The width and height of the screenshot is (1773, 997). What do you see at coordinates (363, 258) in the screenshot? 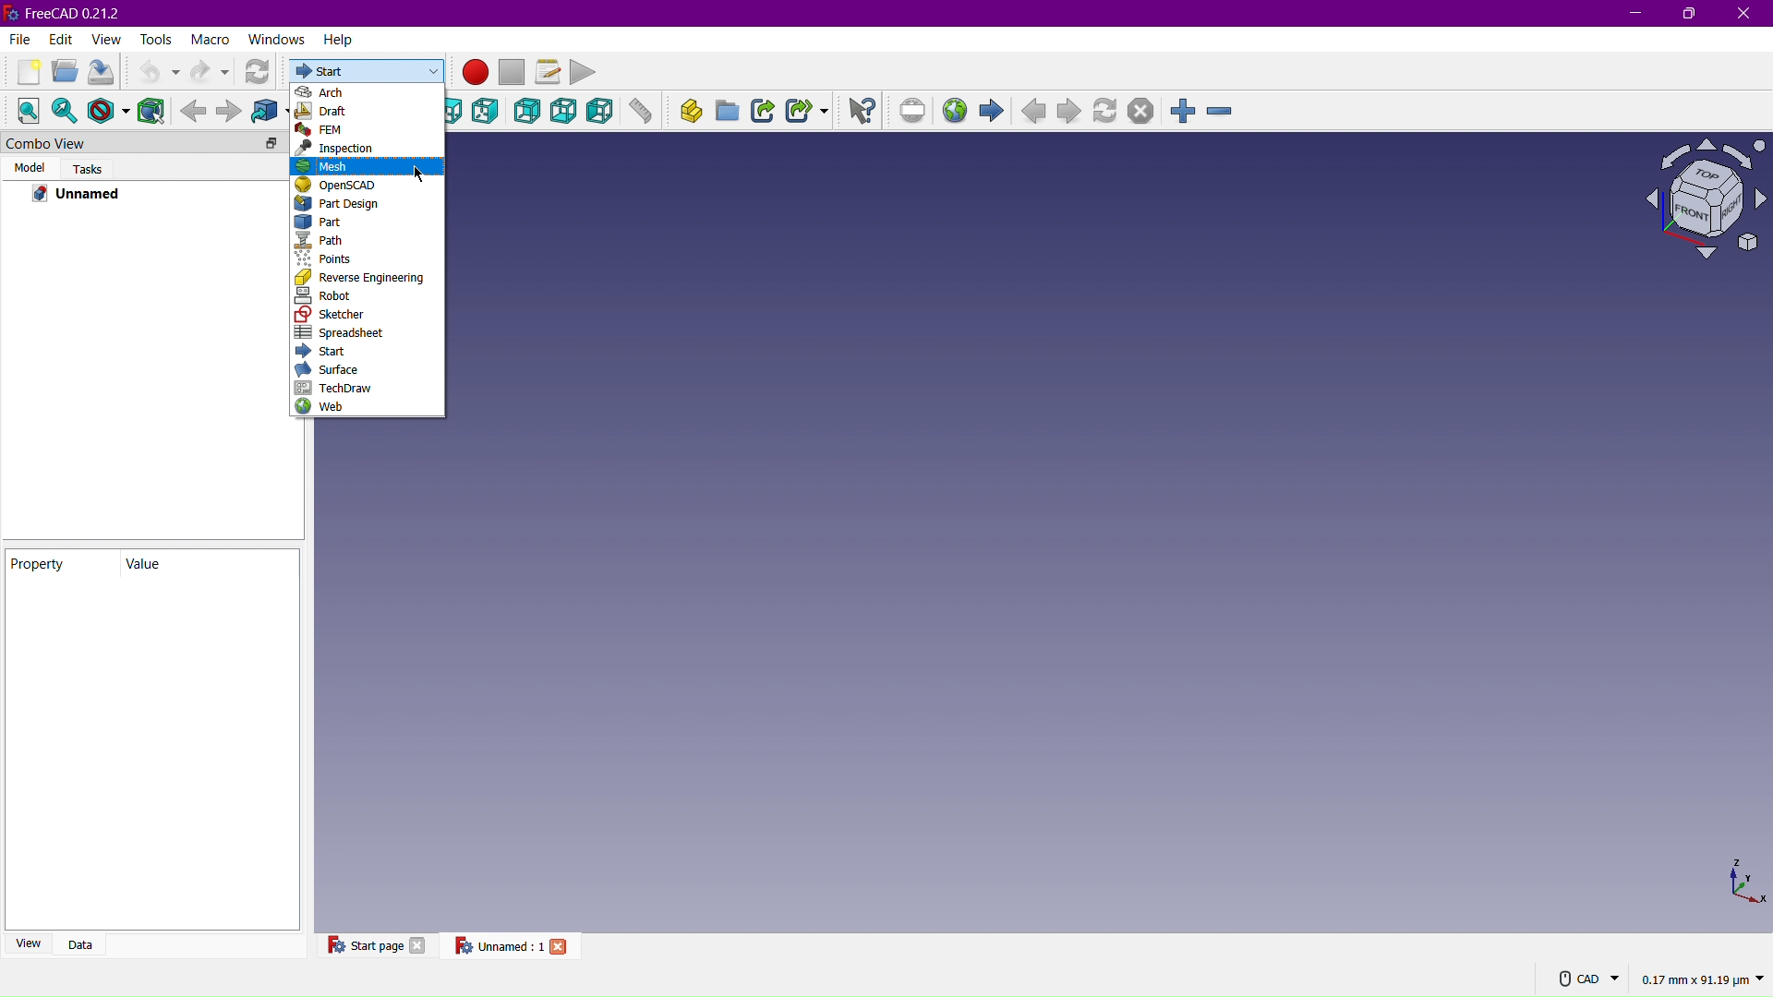
I see `Points` at bounding box center [363, 258].